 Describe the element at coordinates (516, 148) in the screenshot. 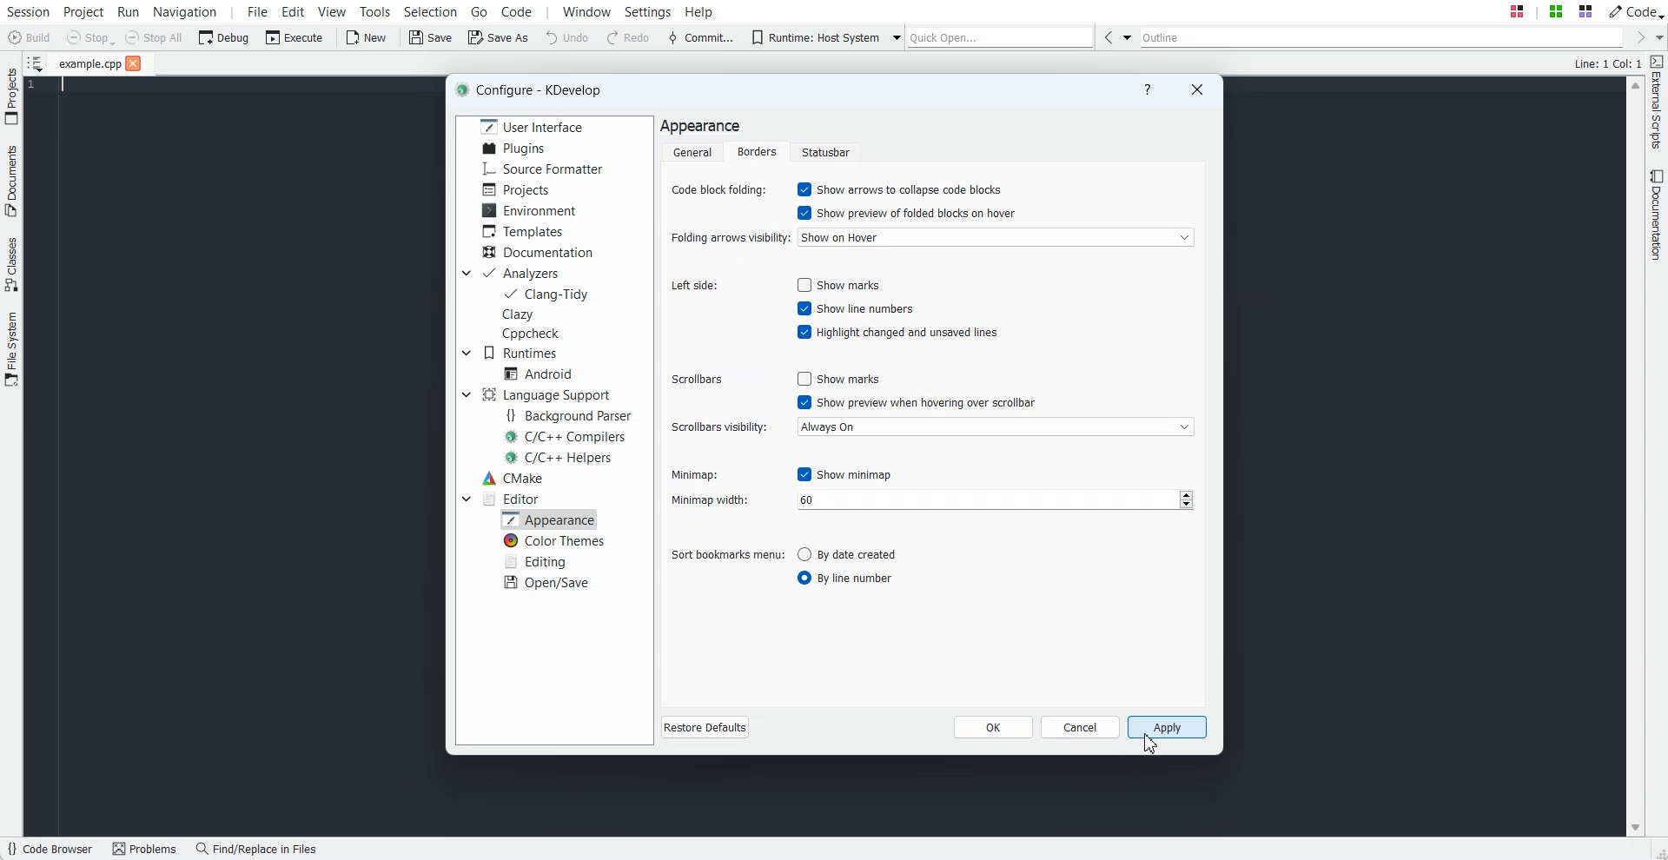

I see `Plugins` at that location.